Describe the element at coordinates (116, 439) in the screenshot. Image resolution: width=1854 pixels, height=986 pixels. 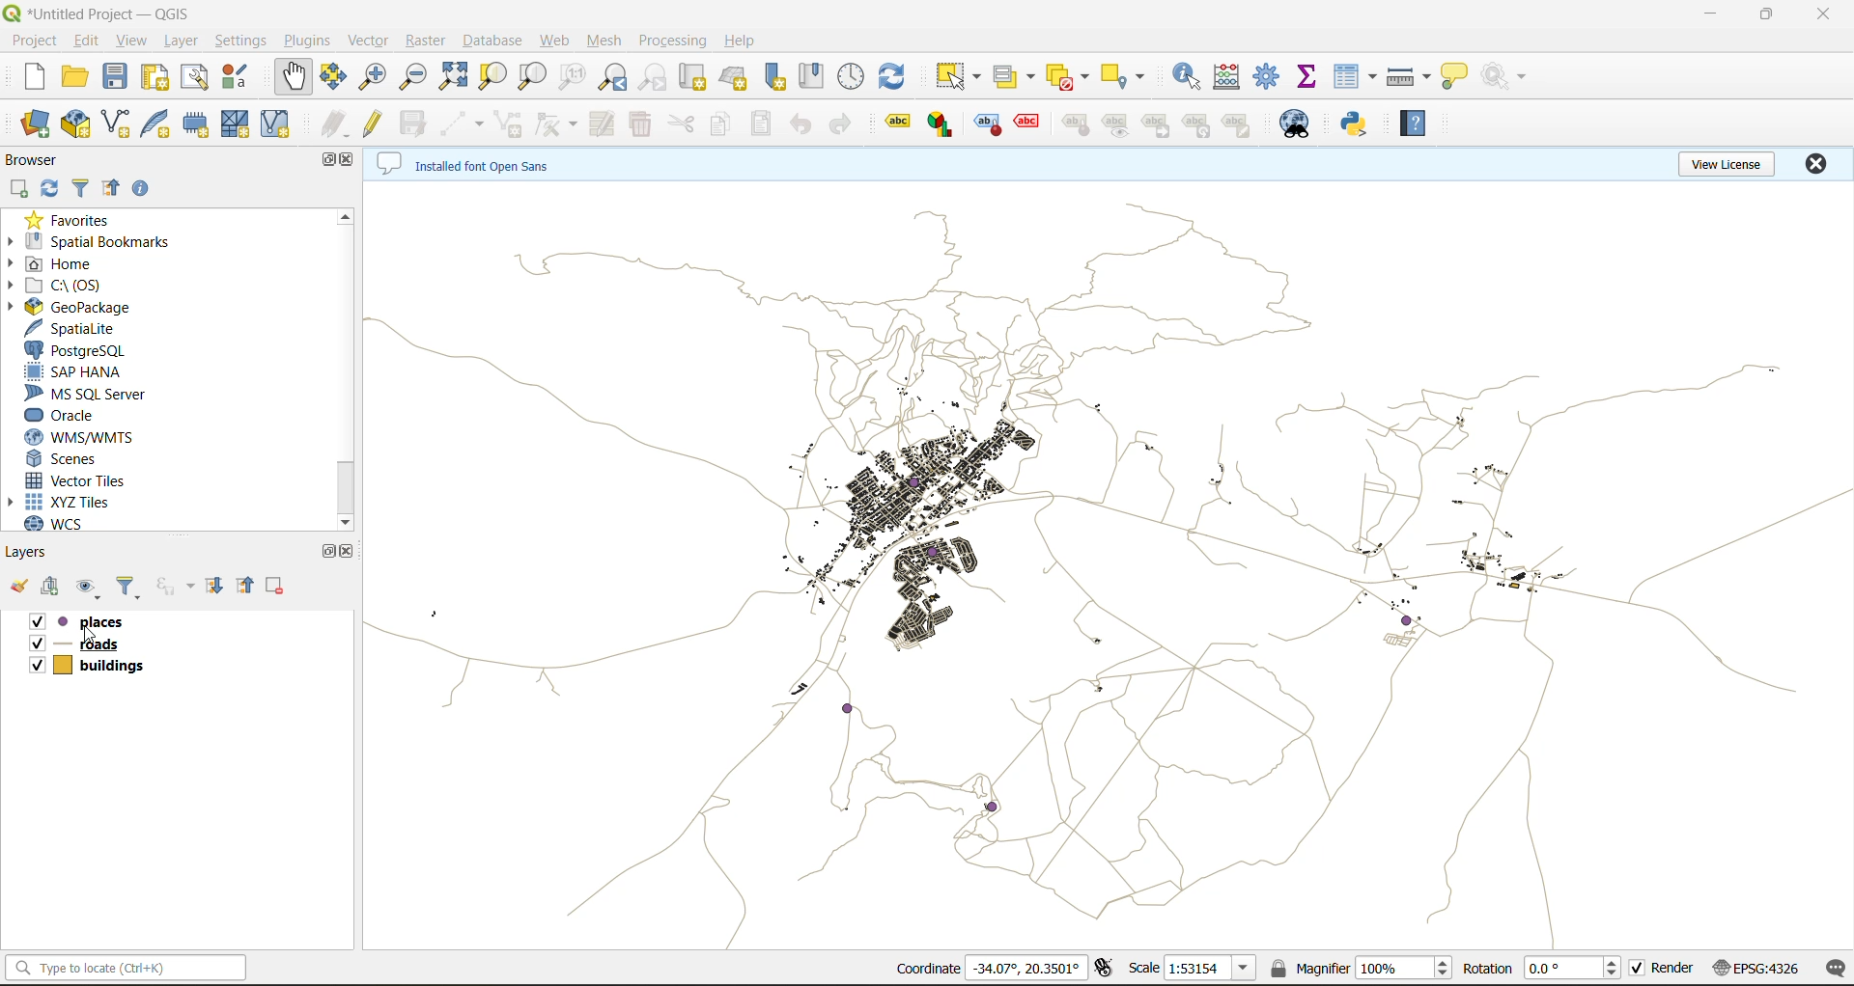
I see `wms` at that location.